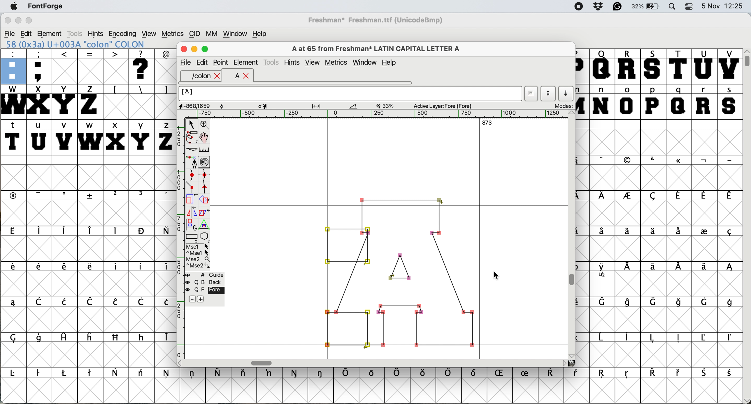 This screenshot has width=751, height=404. What do you see at coordinates (704, 195) in the screenshot?
I see `symbol` at bounding box center [704, 195].